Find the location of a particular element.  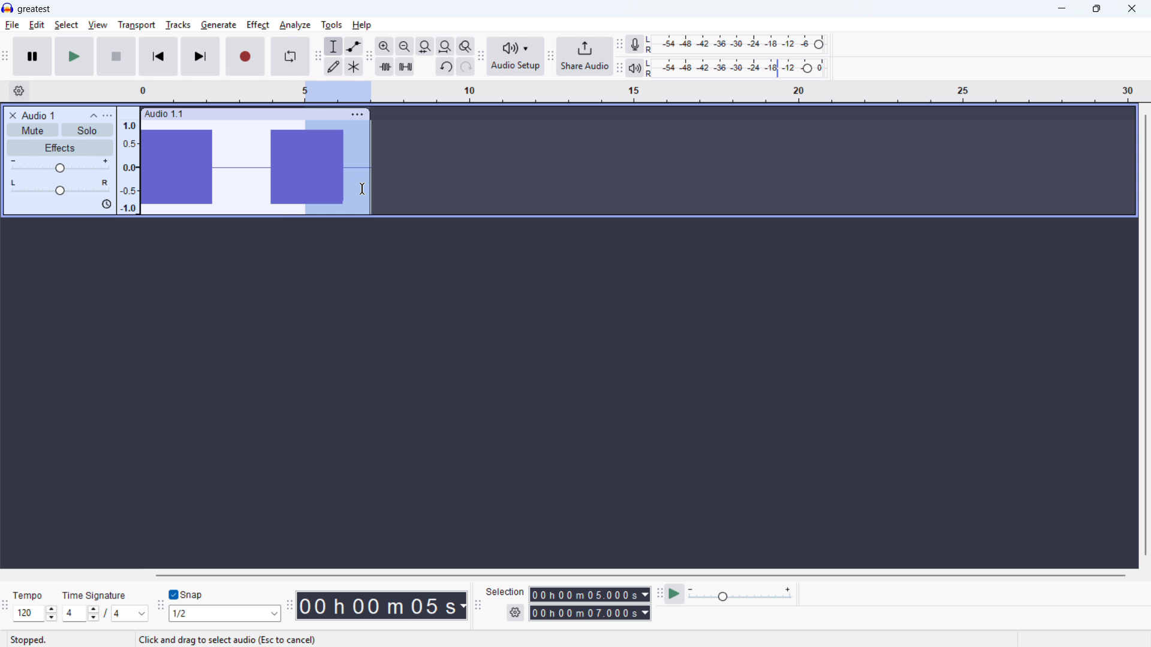

analyse is located at coordinates (294, 26).